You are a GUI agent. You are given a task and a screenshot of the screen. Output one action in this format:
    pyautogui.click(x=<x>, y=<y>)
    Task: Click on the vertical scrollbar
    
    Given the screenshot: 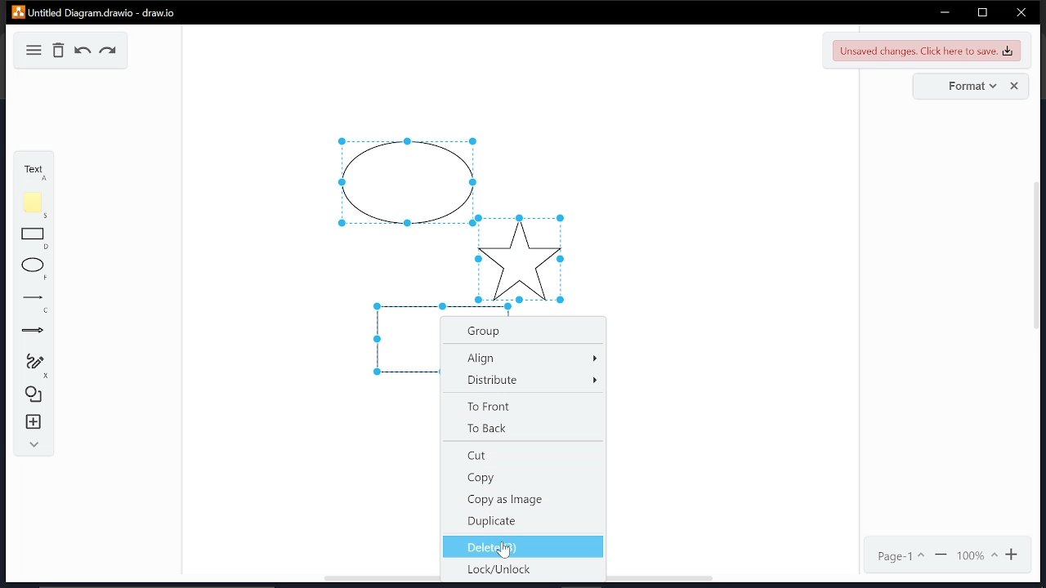 What is the action you would take?
    pyautogui.click(x=1039, y=261)
    